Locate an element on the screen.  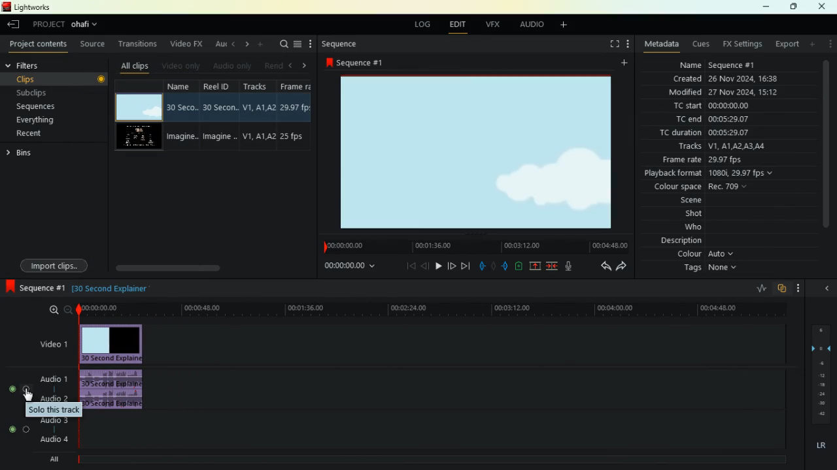
audio 1 and audio 2 timeline track is located at coordinates (468, 390).